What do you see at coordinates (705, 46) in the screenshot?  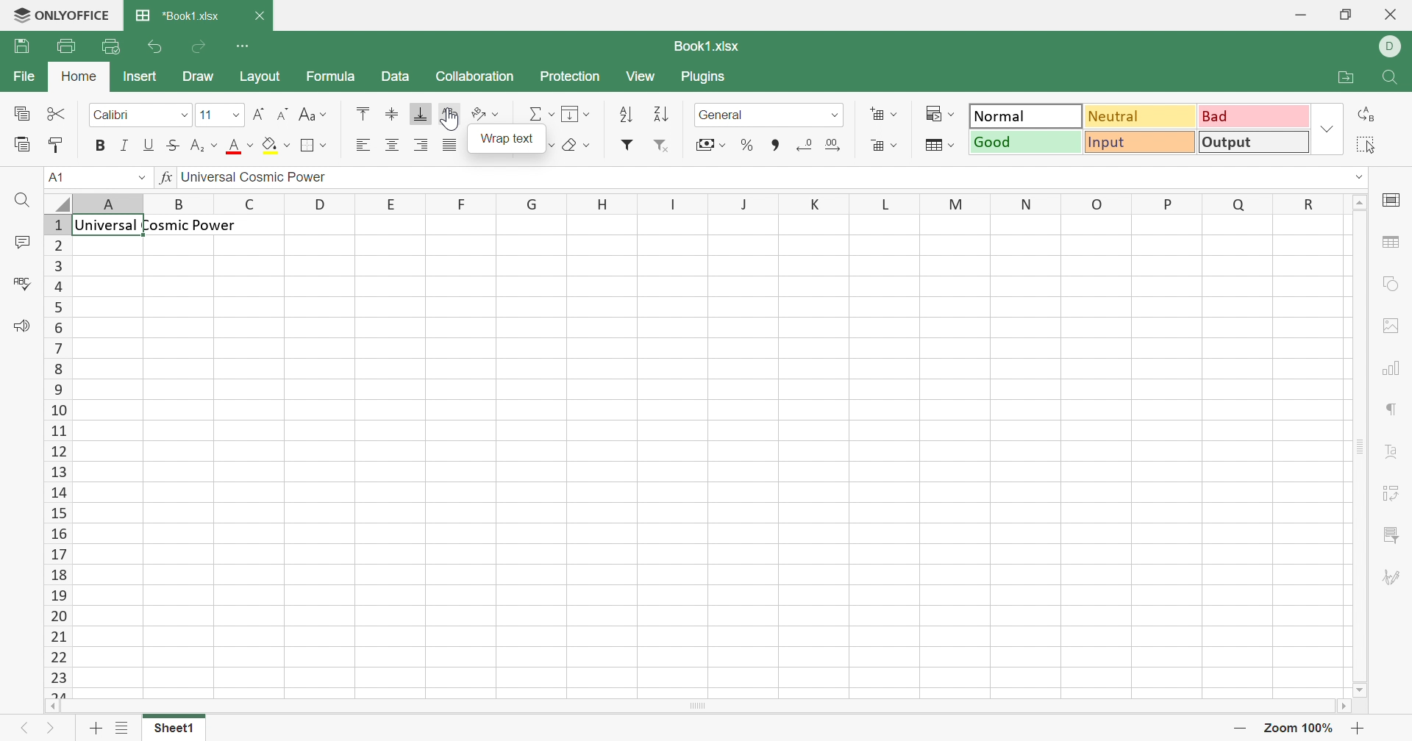 I see `Book1.xlsx` at bounding box center [705, 46].